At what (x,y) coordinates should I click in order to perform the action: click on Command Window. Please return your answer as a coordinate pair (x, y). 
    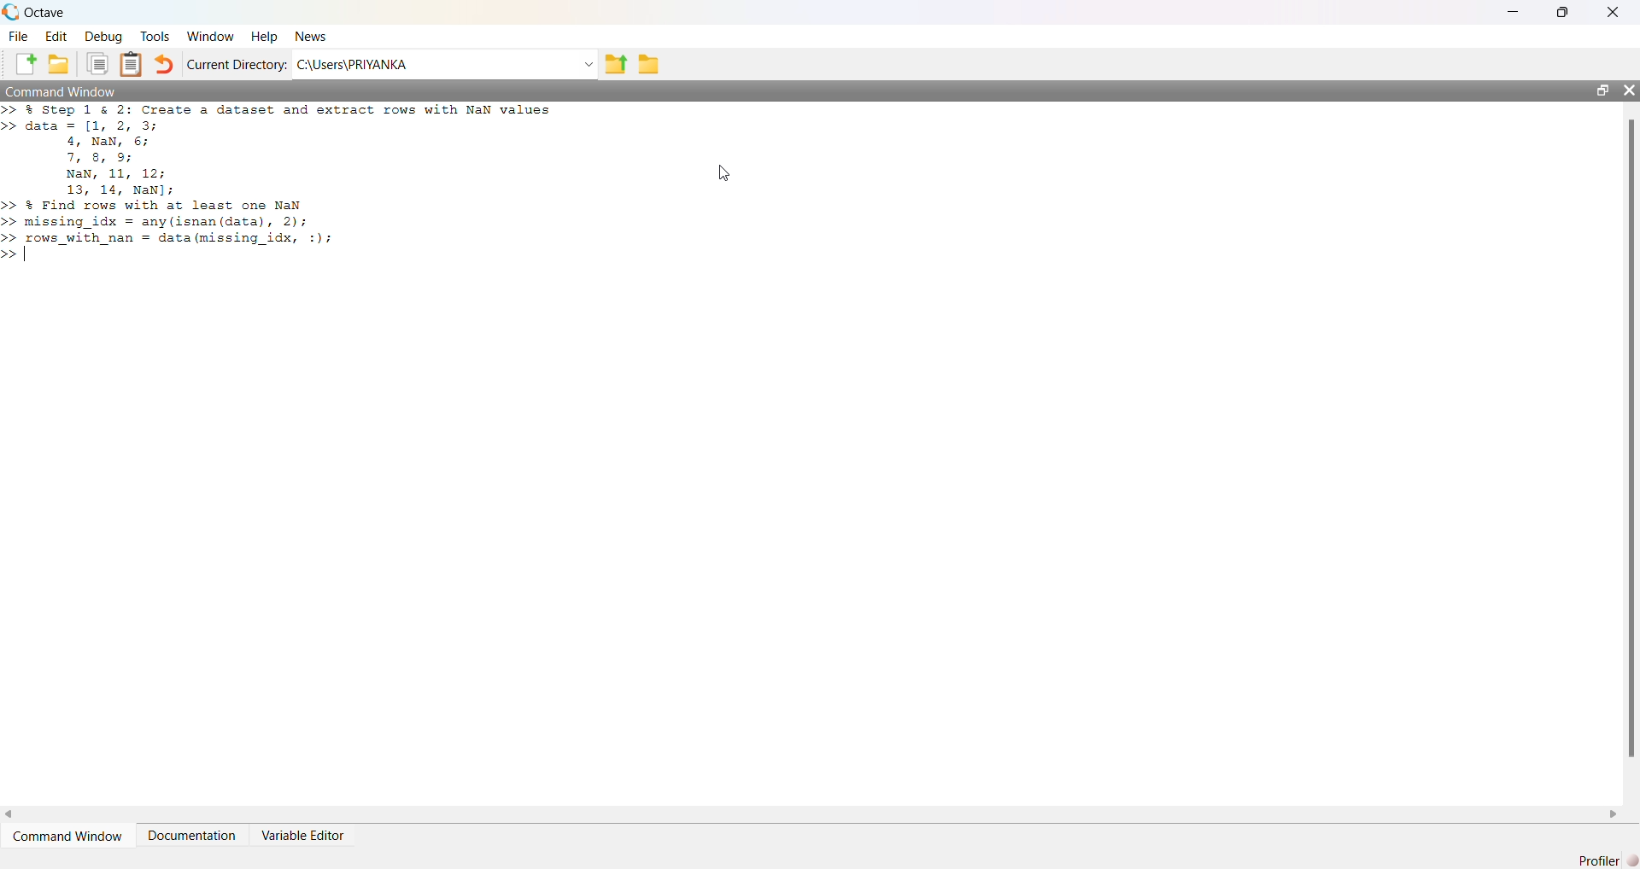
    Looking at the image, I should click on (67, 837).